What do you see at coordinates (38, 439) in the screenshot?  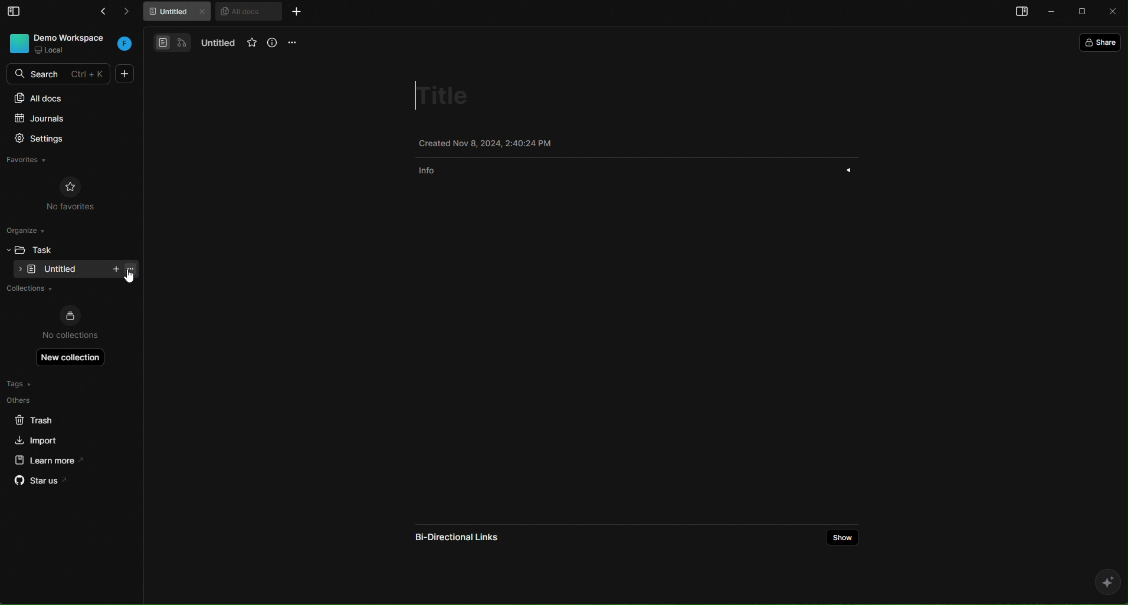 I see `import` at bounding box center [38, 439].